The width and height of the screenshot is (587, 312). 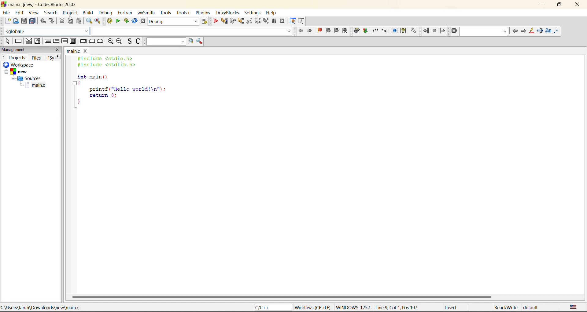 What do you see at coordinates (403, 30) in the screenshot?
I see `View generated HTML Help documentation` at bounding box center [403, 30].